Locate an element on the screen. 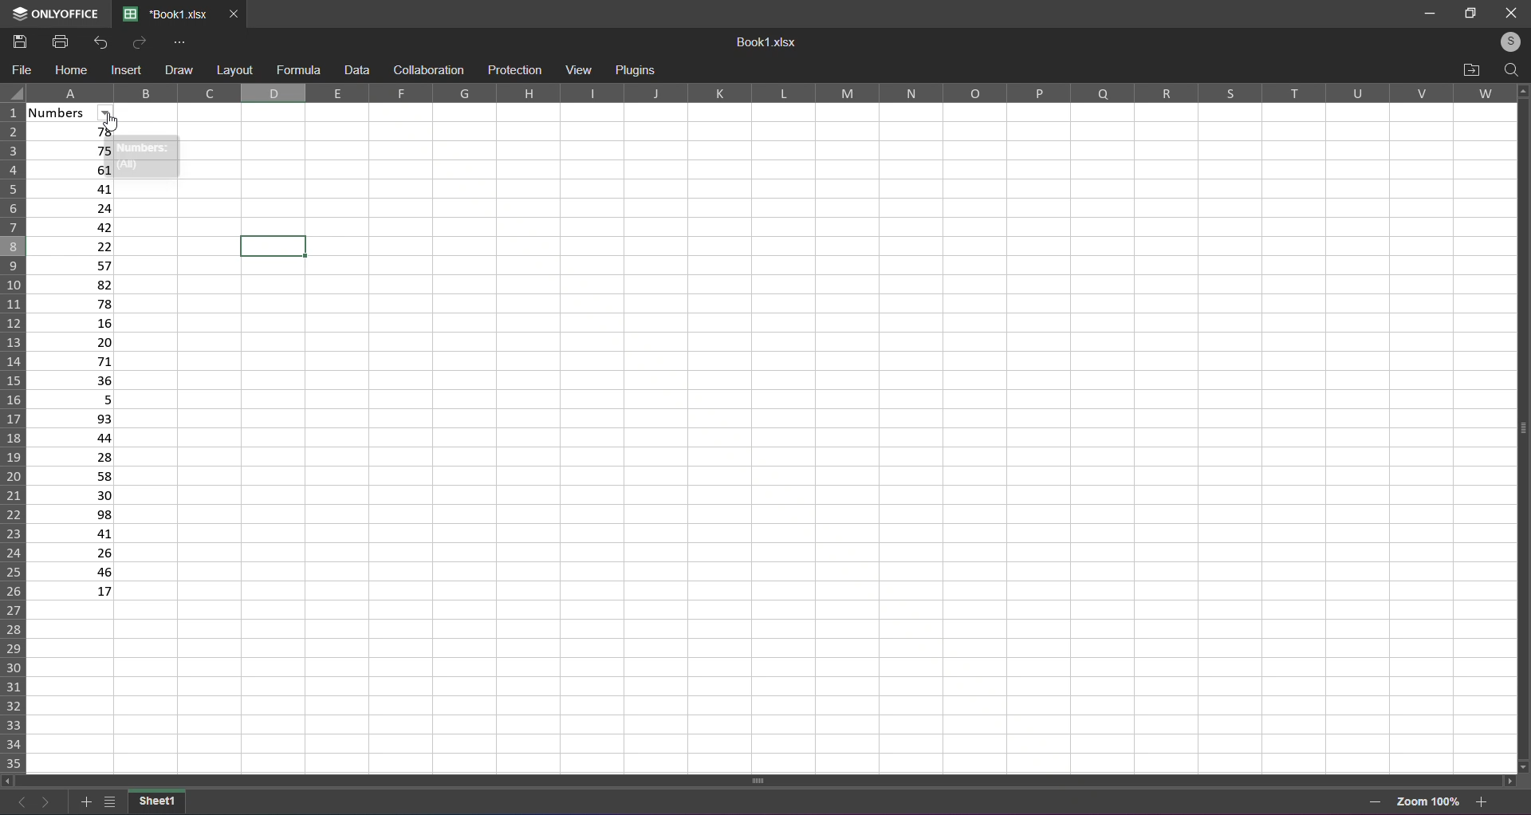  *Book1.xlsx is located at coordinates (166, 15).